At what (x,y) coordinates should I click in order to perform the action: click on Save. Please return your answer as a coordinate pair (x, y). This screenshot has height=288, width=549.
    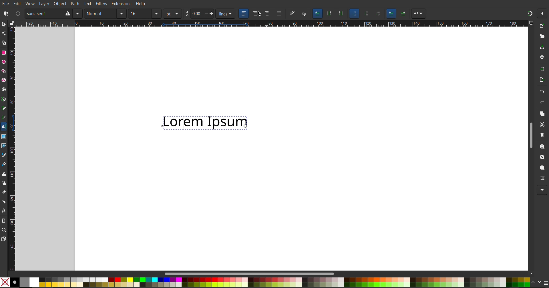
    Looking at the image, I should click on (543, 47).